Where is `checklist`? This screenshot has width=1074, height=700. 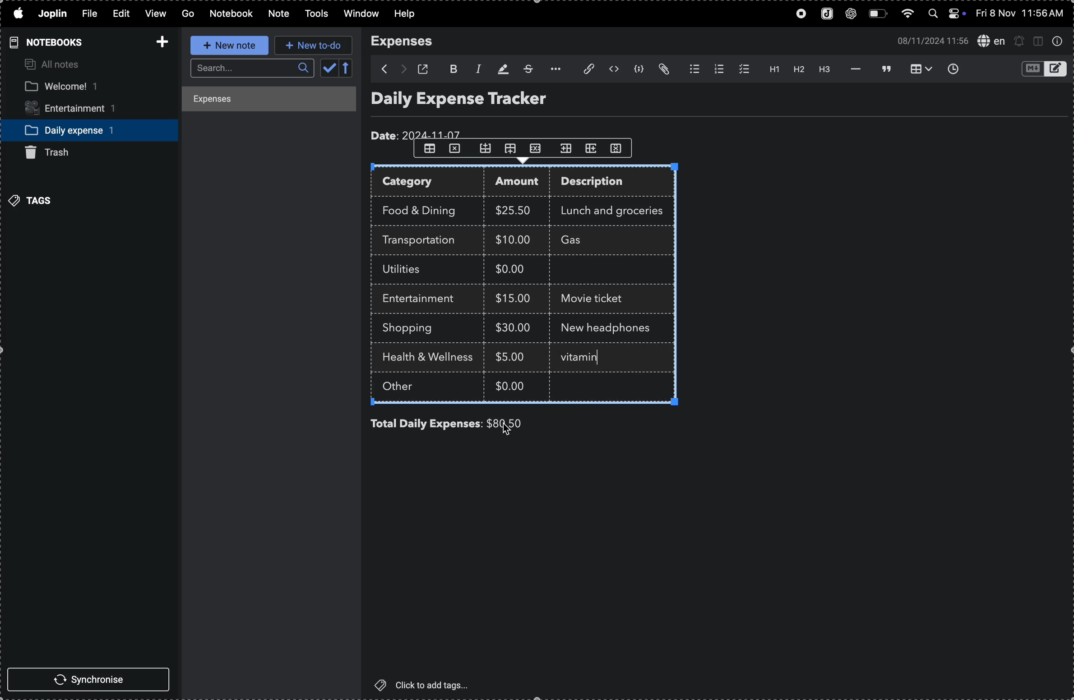
checklist is located at coordinates (742, 69).